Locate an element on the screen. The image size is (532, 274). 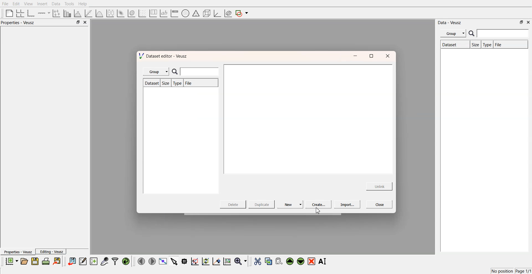
paste the selected widgets is located at coordinates (278, 261).